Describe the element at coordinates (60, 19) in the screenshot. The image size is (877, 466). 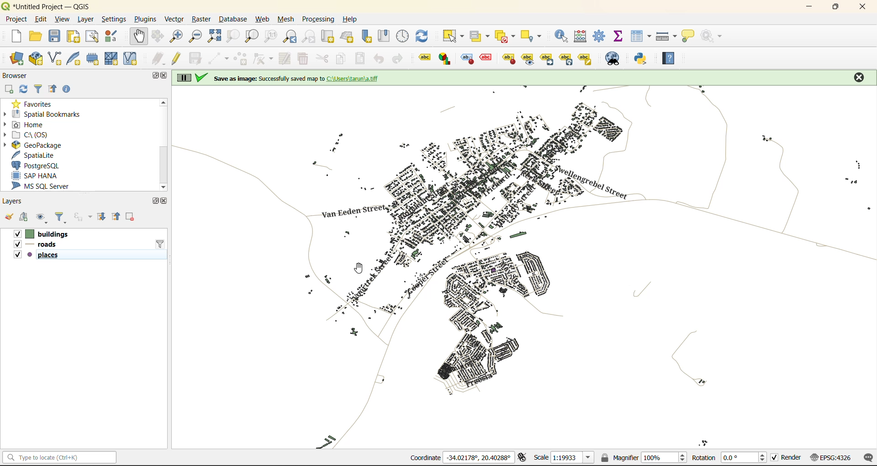
I see `view` at that location.